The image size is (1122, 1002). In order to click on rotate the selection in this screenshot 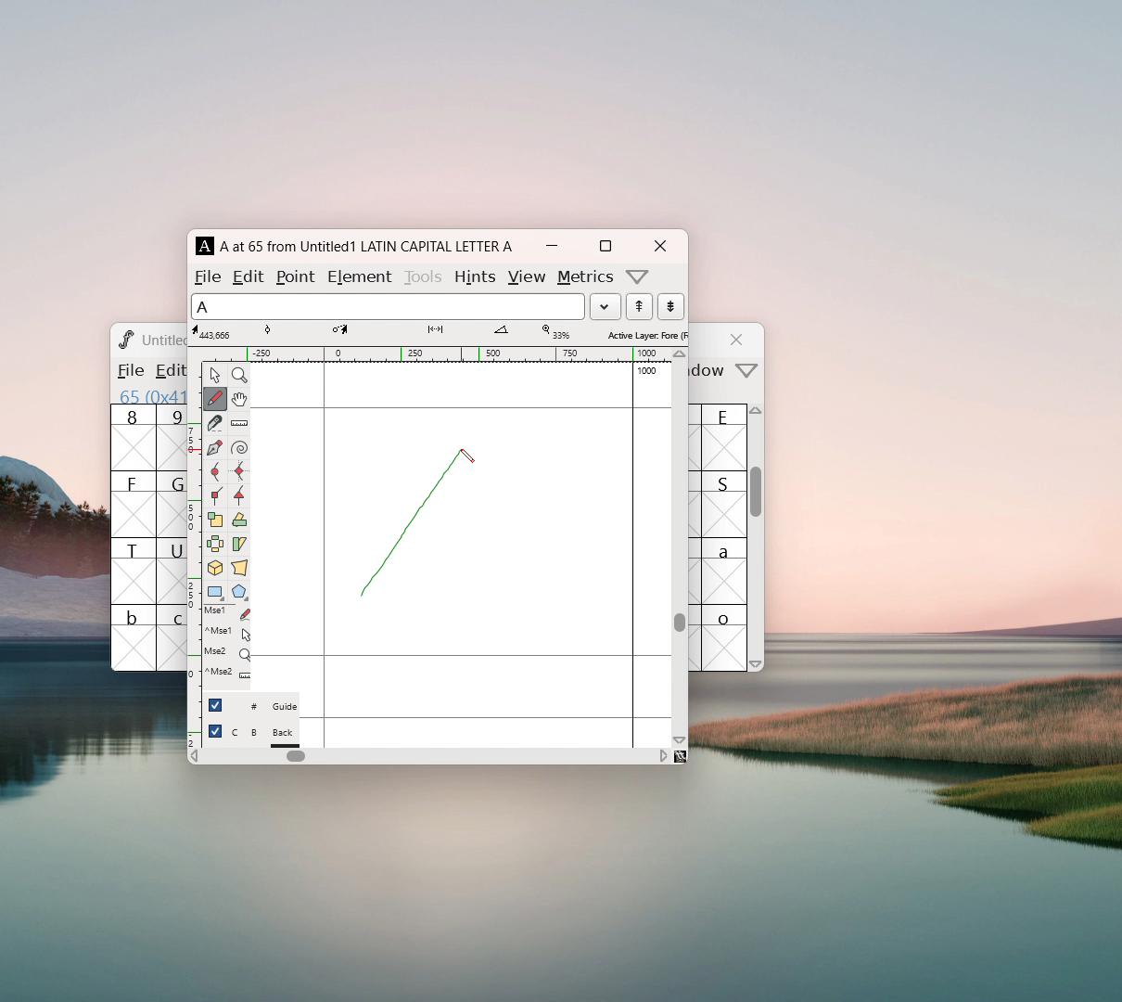, I will do `click(238, 521)`.